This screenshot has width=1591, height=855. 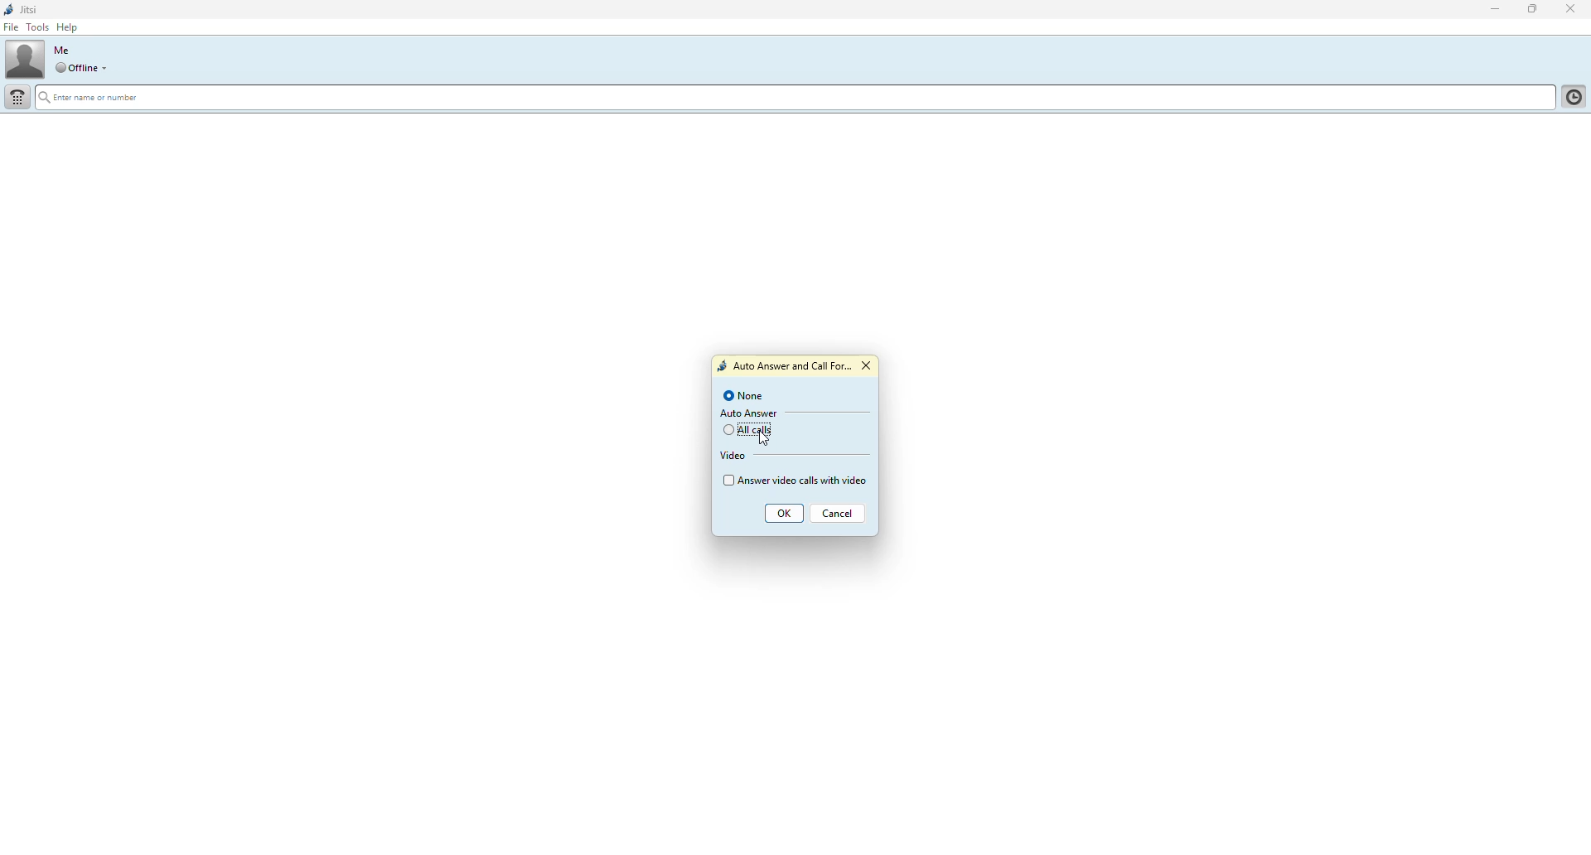 What do you see at coordinates (109, 68) in the screenshot?
I see `drop down` at bounding box center [109, 68].